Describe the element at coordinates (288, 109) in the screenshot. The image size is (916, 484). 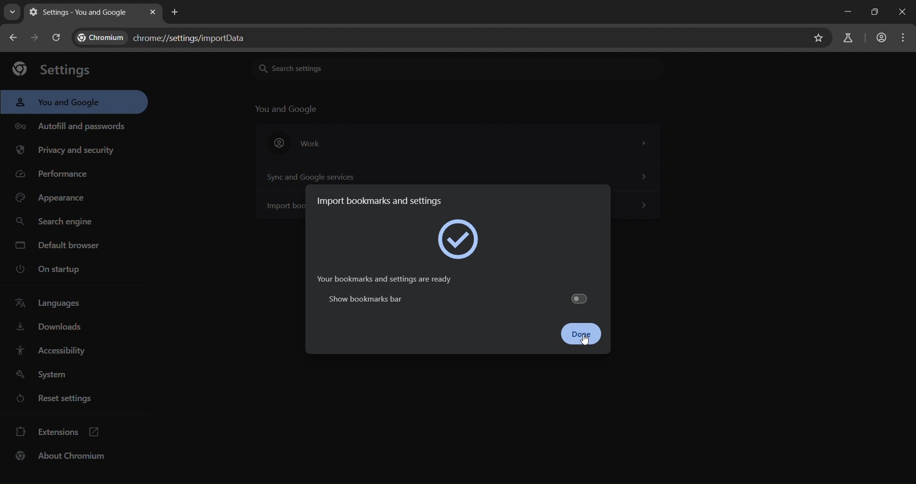
I see `You and Google` at that location.